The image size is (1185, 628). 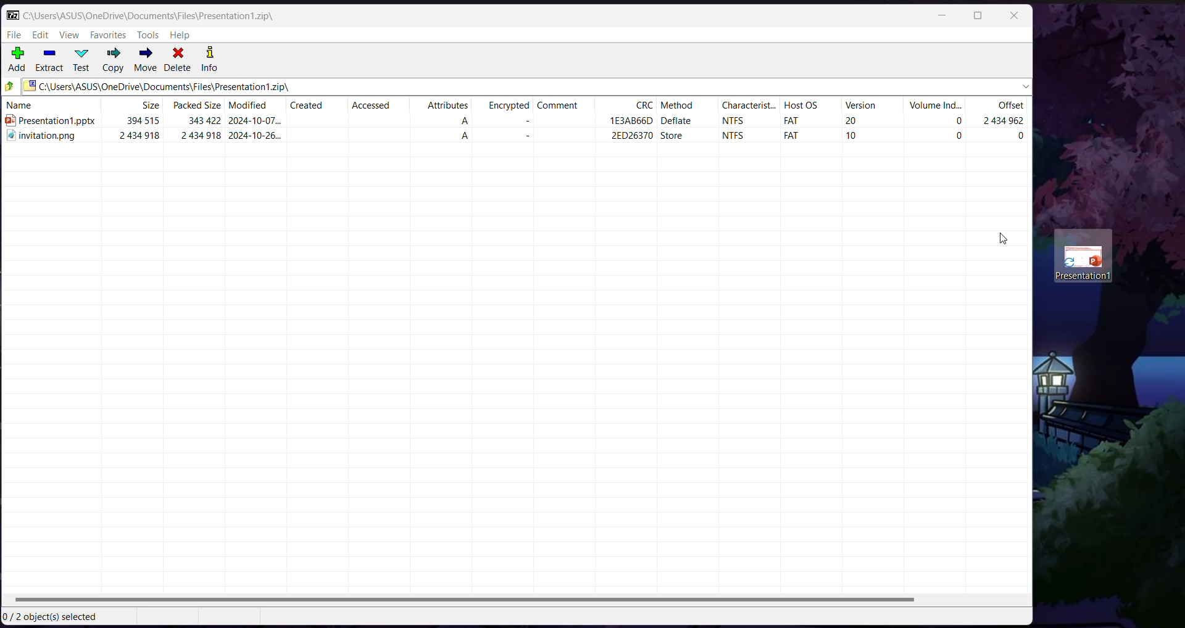 I want to click on a, so click(x=472, y=122).